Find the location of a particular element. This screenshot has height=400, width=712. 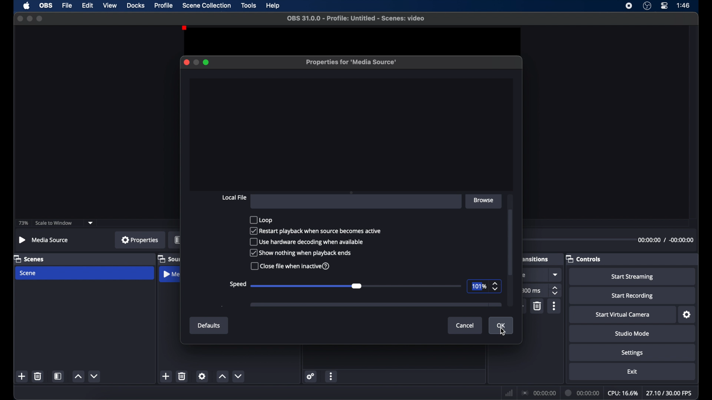

decrement is located at coordinates (238, 376).